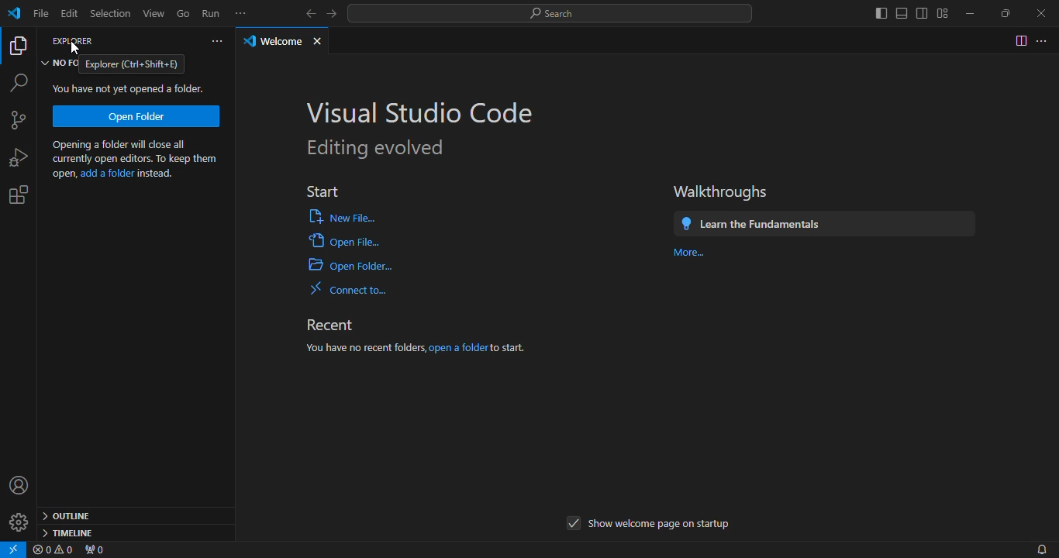 The width and height of the screenshot is (1059, 558). Describe the element at coordinates (71, 13) in the screenshot. I see `Edit` at that location.